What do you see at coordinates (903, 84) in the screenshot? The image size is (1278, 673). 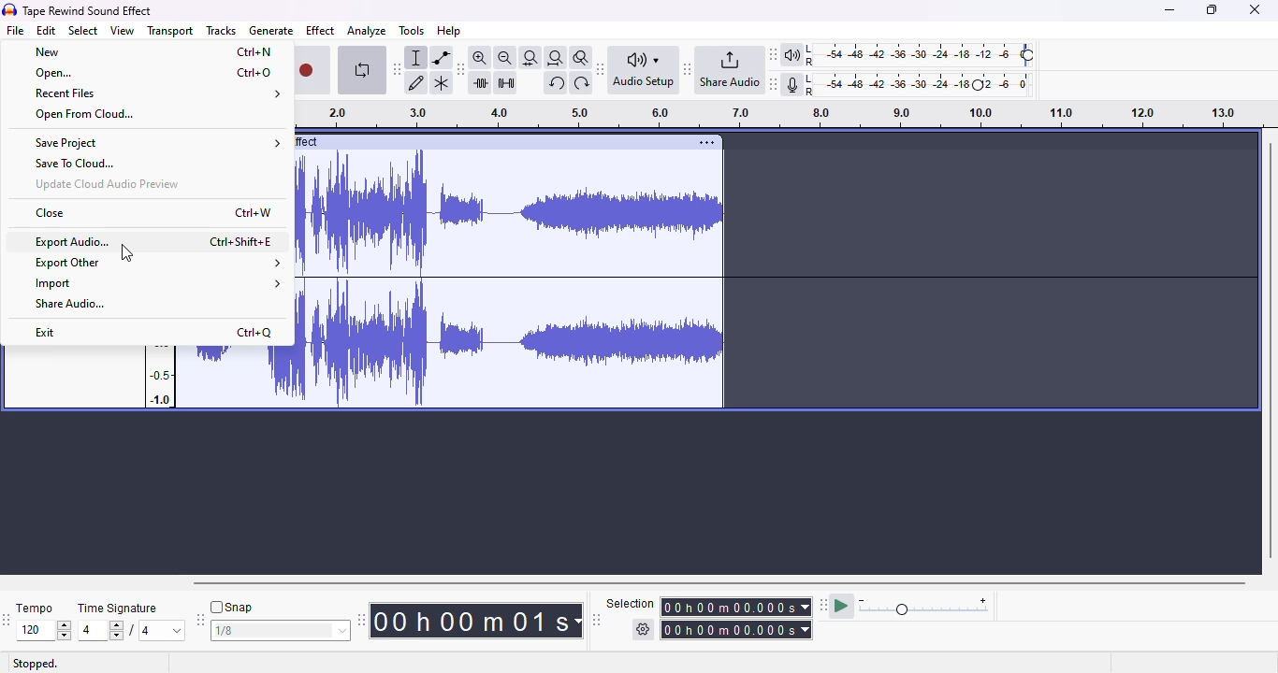 I see `audacity recording meter toolbar` at bounding box center [903, 84].